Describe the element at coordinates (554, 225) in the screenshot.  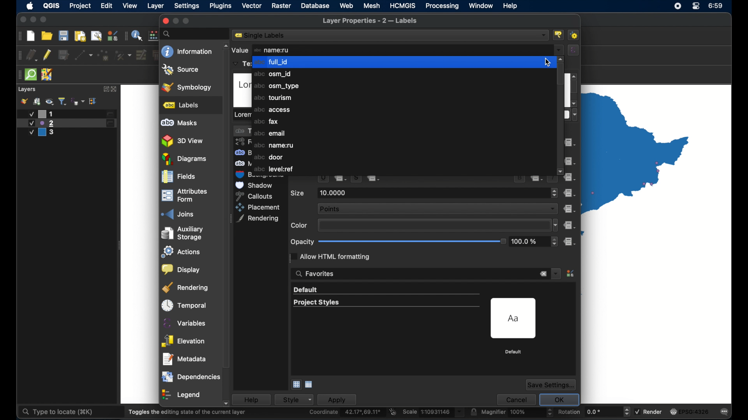
I see `dropdown menu` at that location.